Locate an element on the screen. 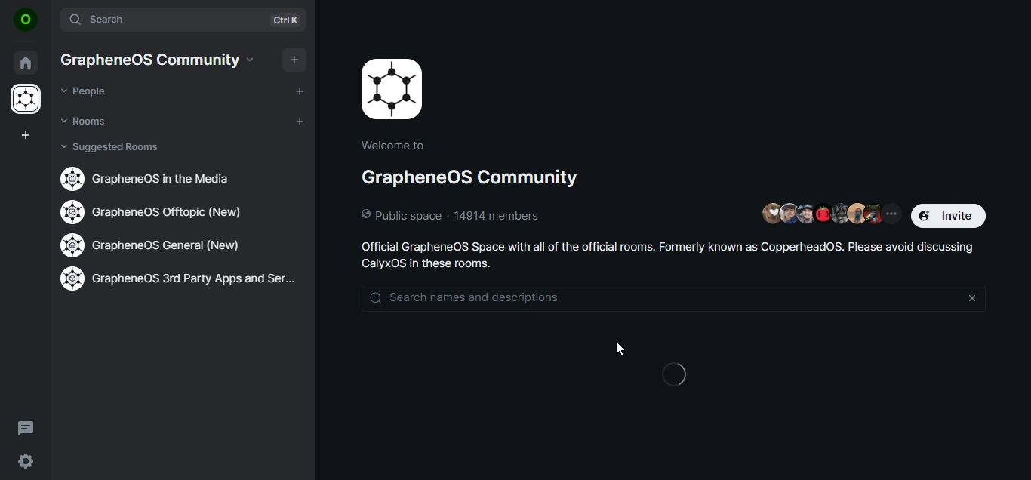 The width and height of the screenshot is (1031, 480). create a space is located at coordinates (29, 134).